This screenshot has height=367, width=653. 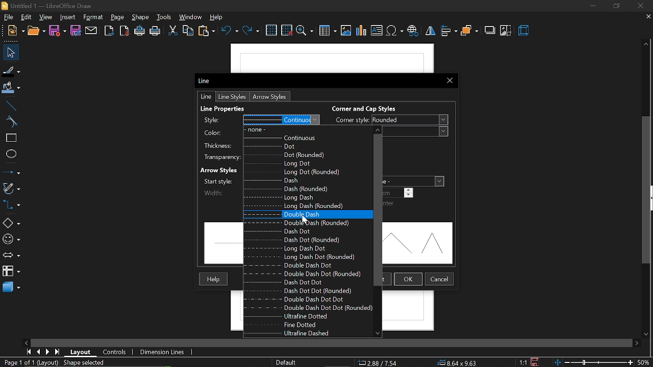 I want to click on close current tab, so click(x=647, y=18).